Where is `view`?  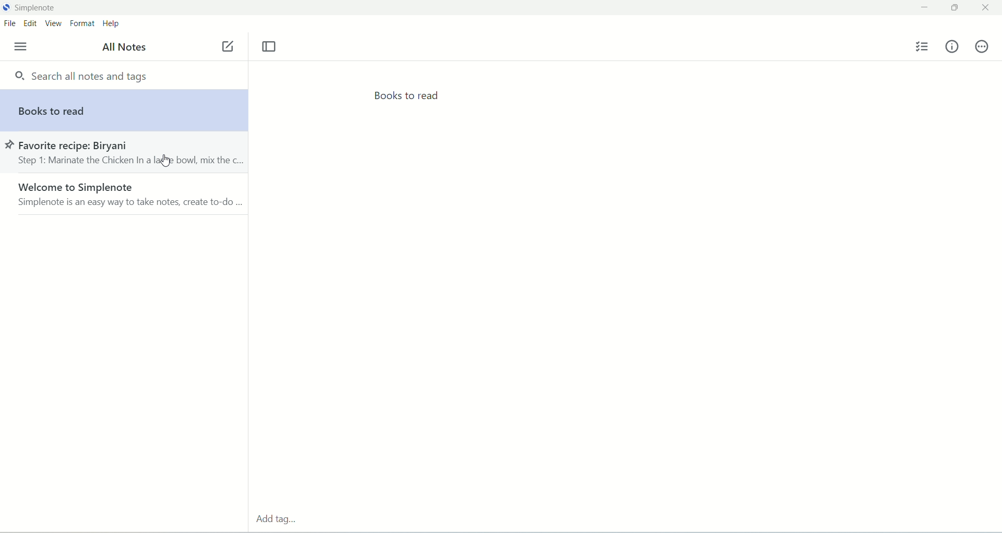
view is located at coordinates (53, 23).